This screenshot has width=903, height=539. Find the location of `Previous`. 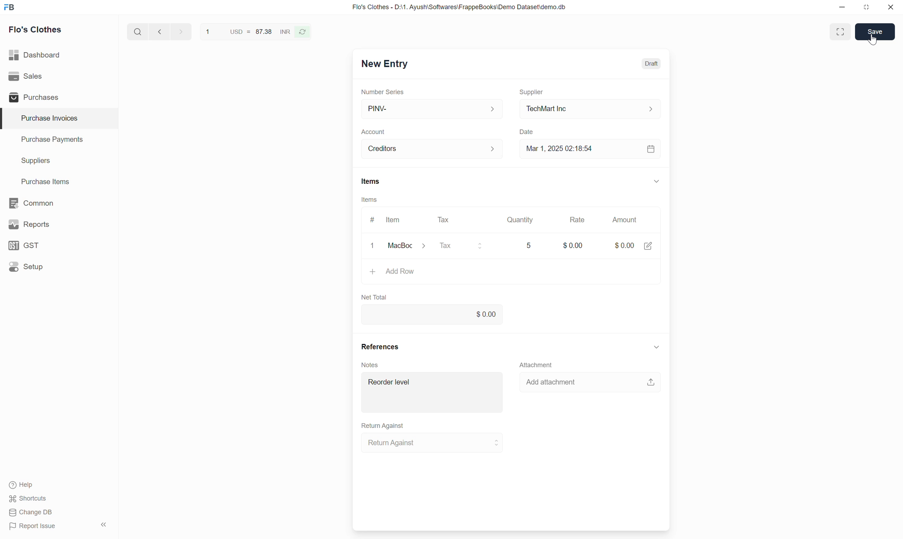

Previous is located at coordinates (160, 31).